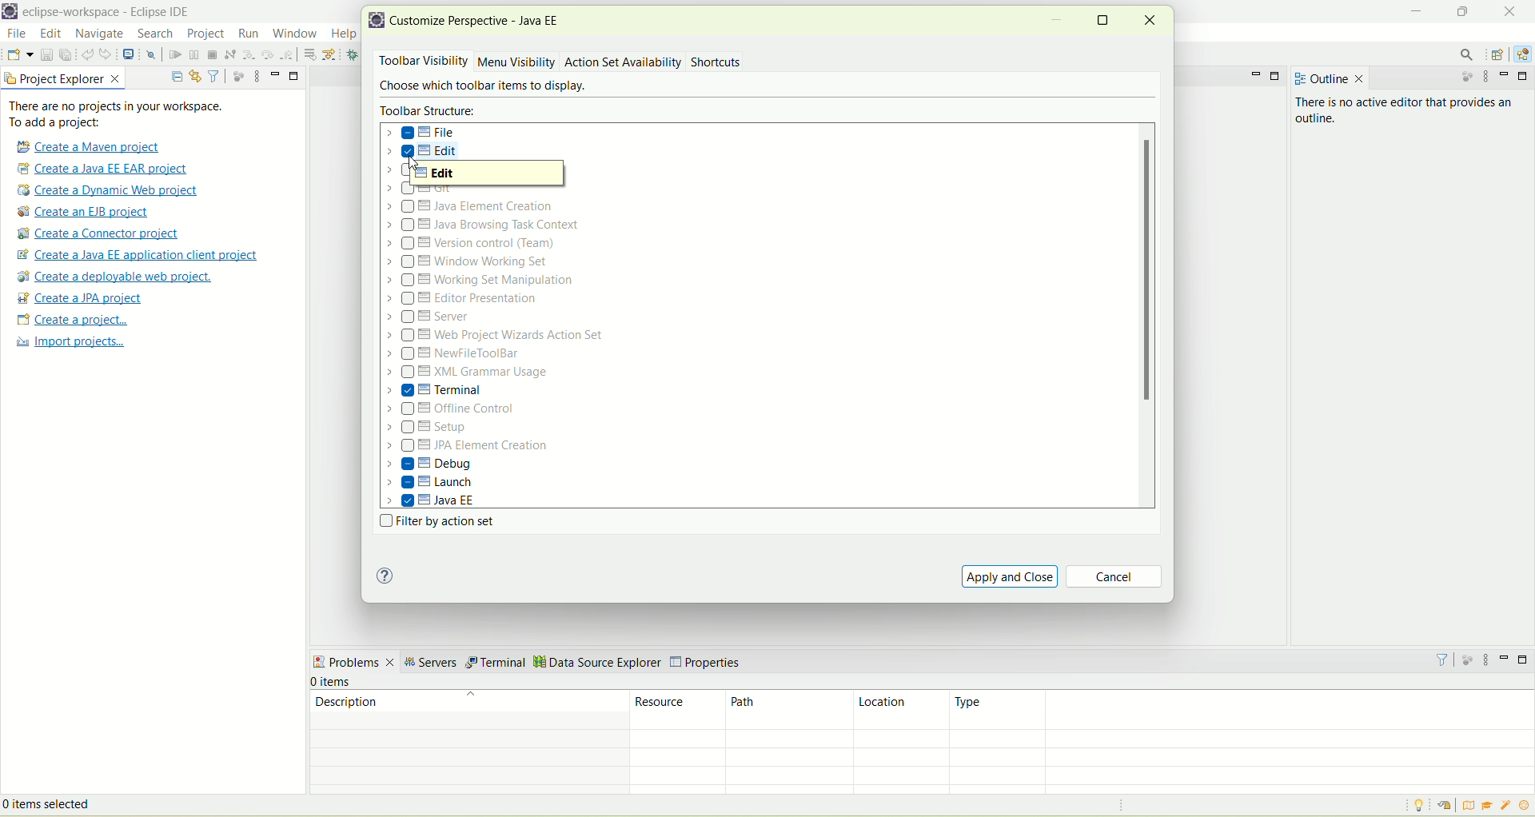 This screenshot has width=1535, height=817. What do you see at coordinates (333, 54) in the screenshot?
I see `use step filter` at bounding box center [333, 54].